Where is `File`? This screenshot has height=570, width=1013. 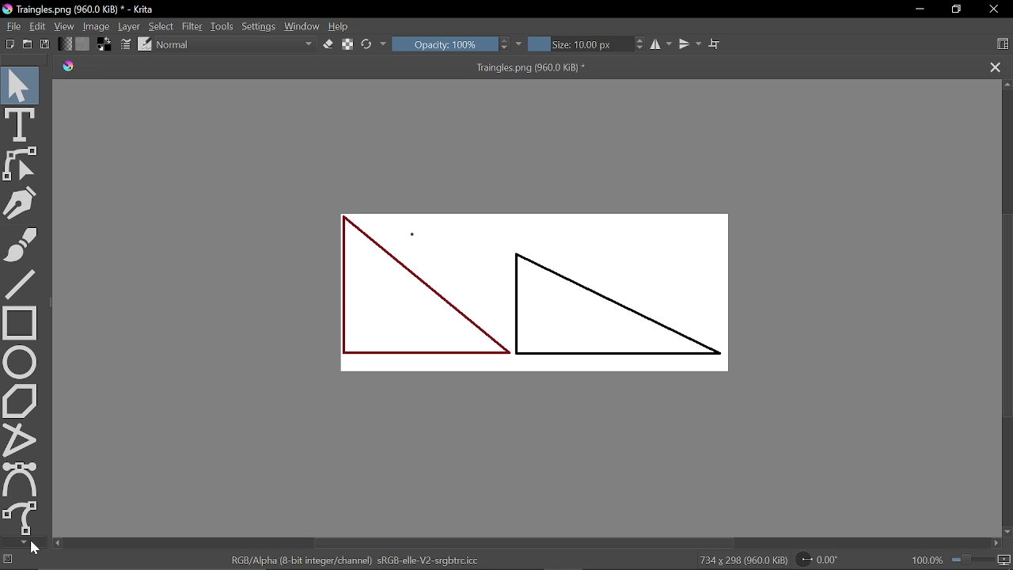
File is located at coordinates (11, 25).